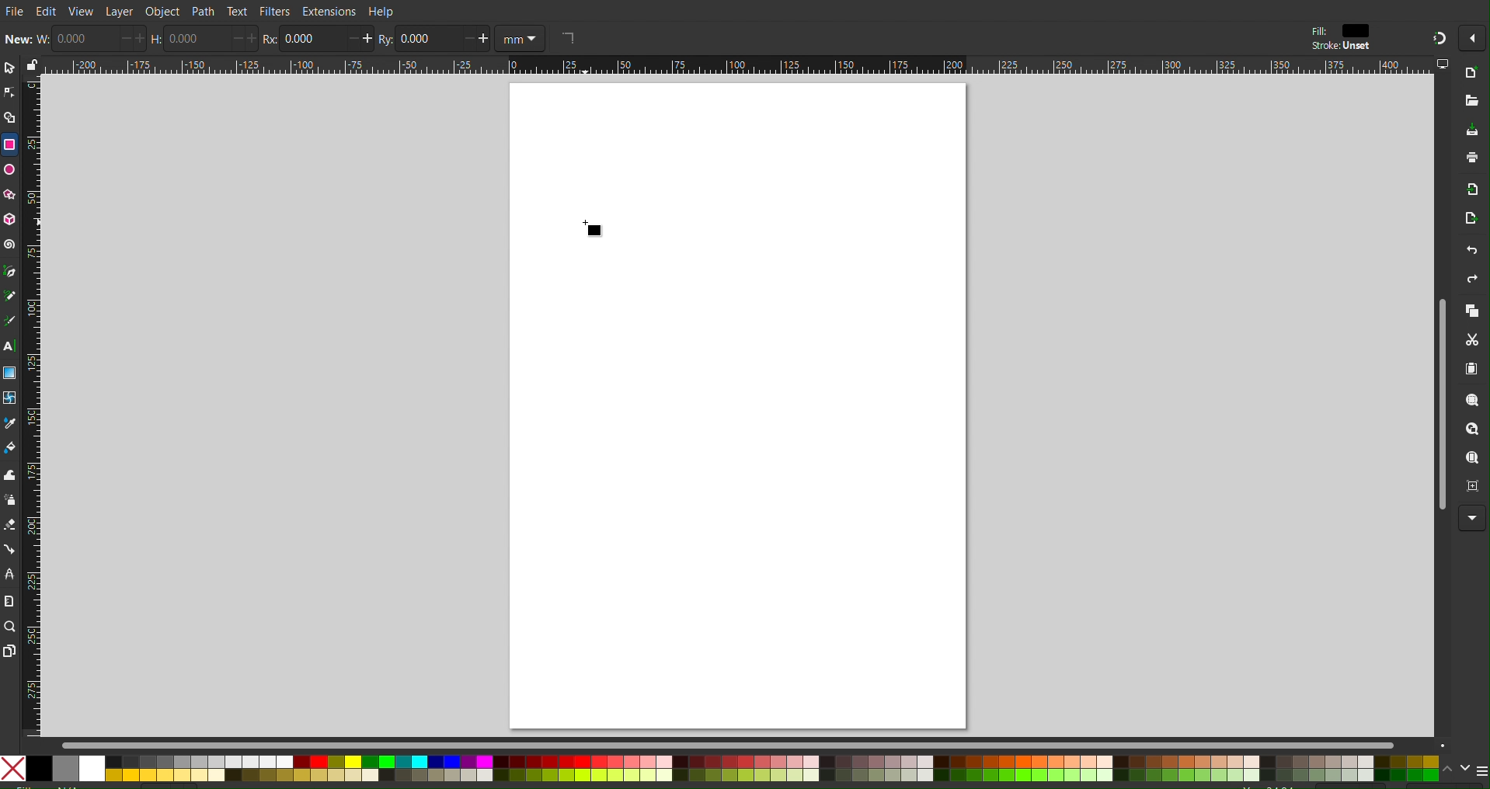  I want to click on Pen Tool, so click(9, 270).